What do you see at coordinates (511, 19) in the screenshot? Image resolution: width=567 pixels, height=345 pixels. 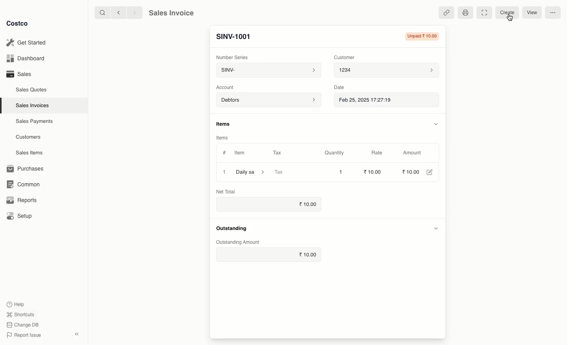 I see `cursor` at bounding box center [511, 19].